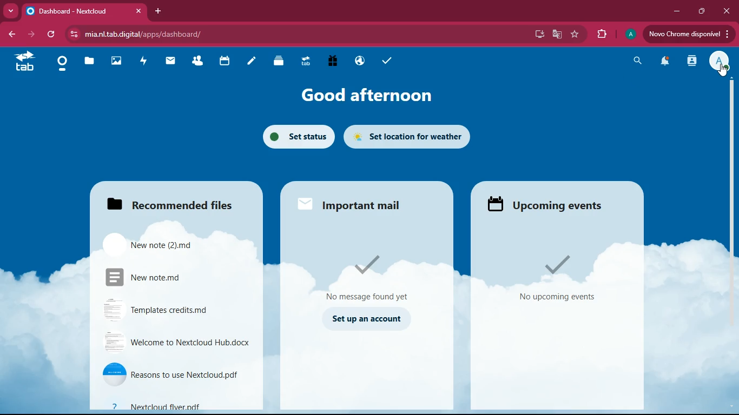  I want to click on file, so click(176, 342).